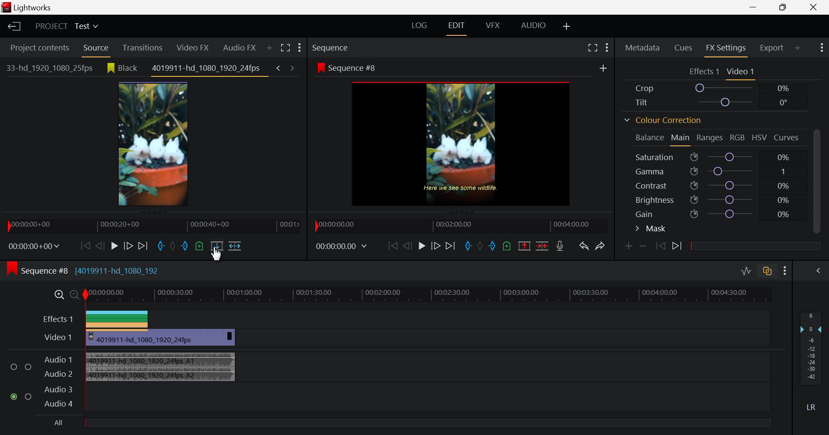 Image resolution: width=829 pixels, height=435 pixels. I want to click on Show Settings, so click(820, 47).